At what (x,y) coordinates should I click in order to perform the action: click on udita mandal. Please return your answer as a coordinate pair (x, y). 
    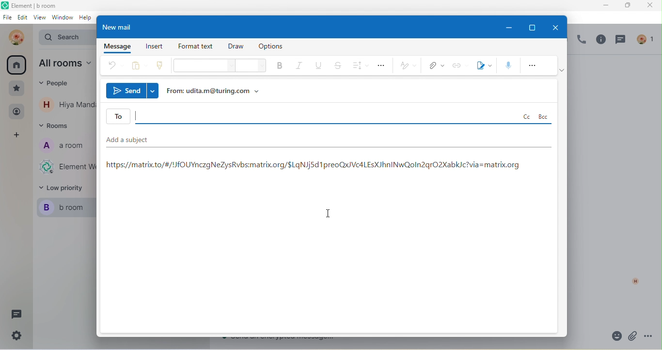
    Looking at the image, I should click on (14, 37).